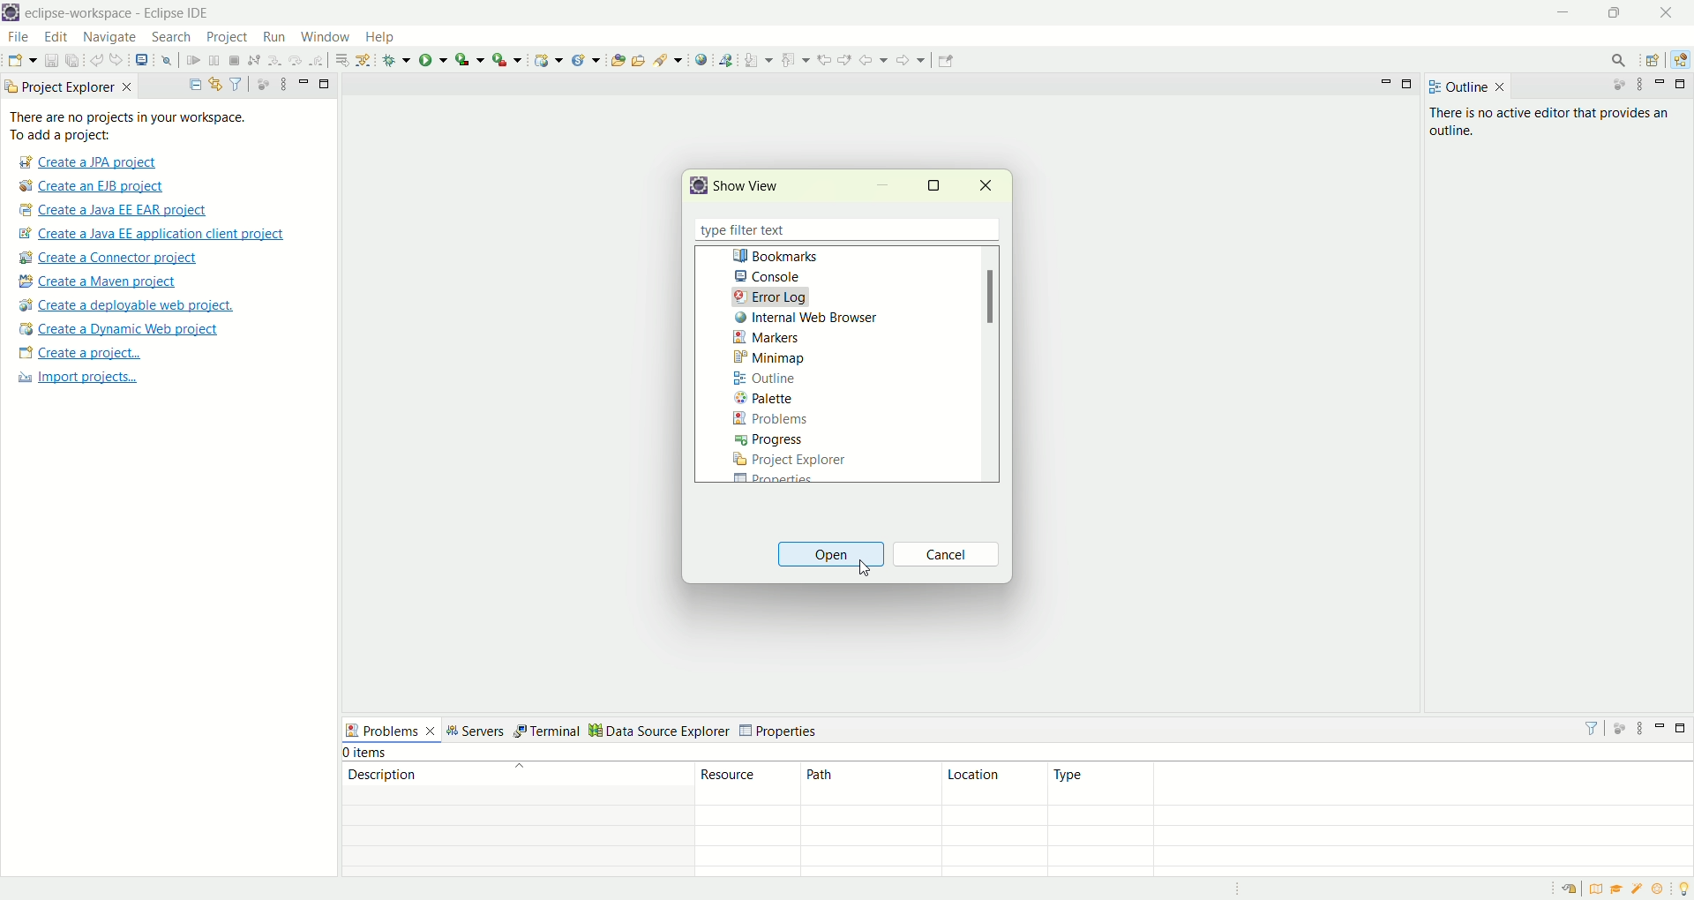 The image size is (1694, 900). What do you see at coordinates (1561, 13) in the screenshot?
I see `minimize` at bounding box center [1561, 13].